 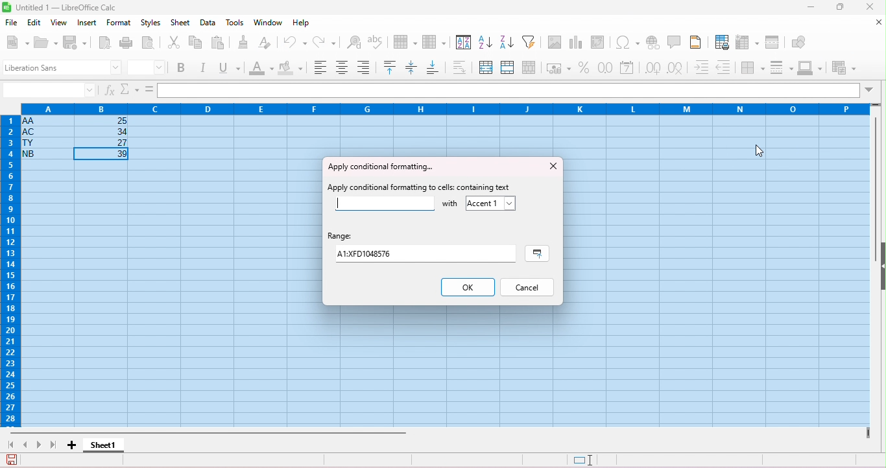 I want to click on undo, so click(x=296, y=41).